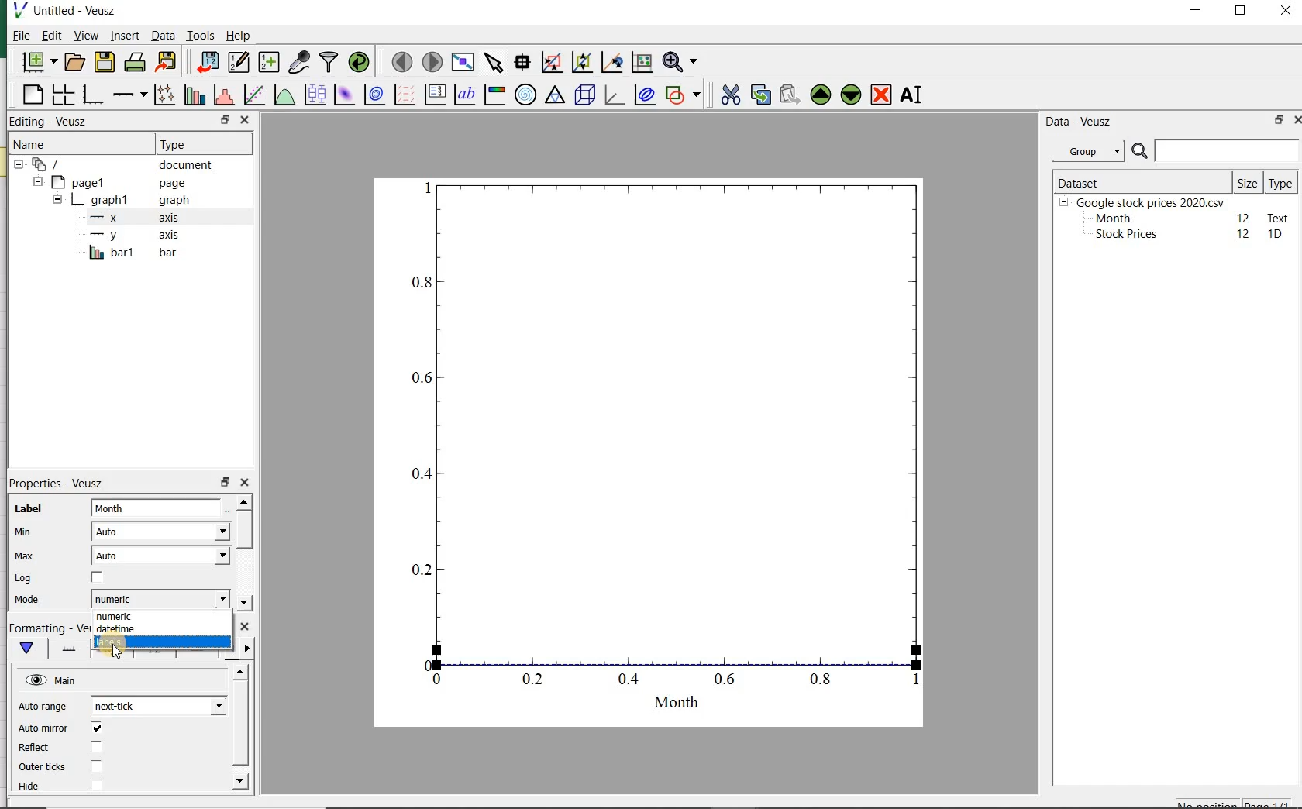 This screenshot has height=809, width=1302. I want to click on import data into Veusz, so click(205, 63).